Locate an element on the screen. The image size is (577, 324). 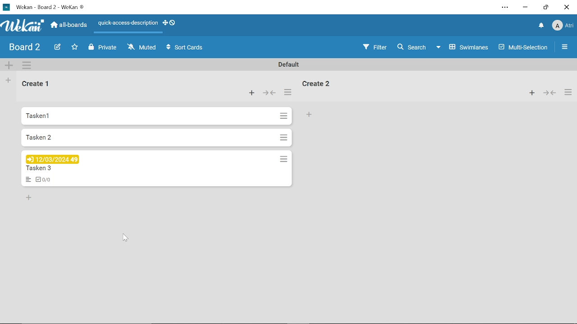
Back/Forward is located at coordinates (269, 92).